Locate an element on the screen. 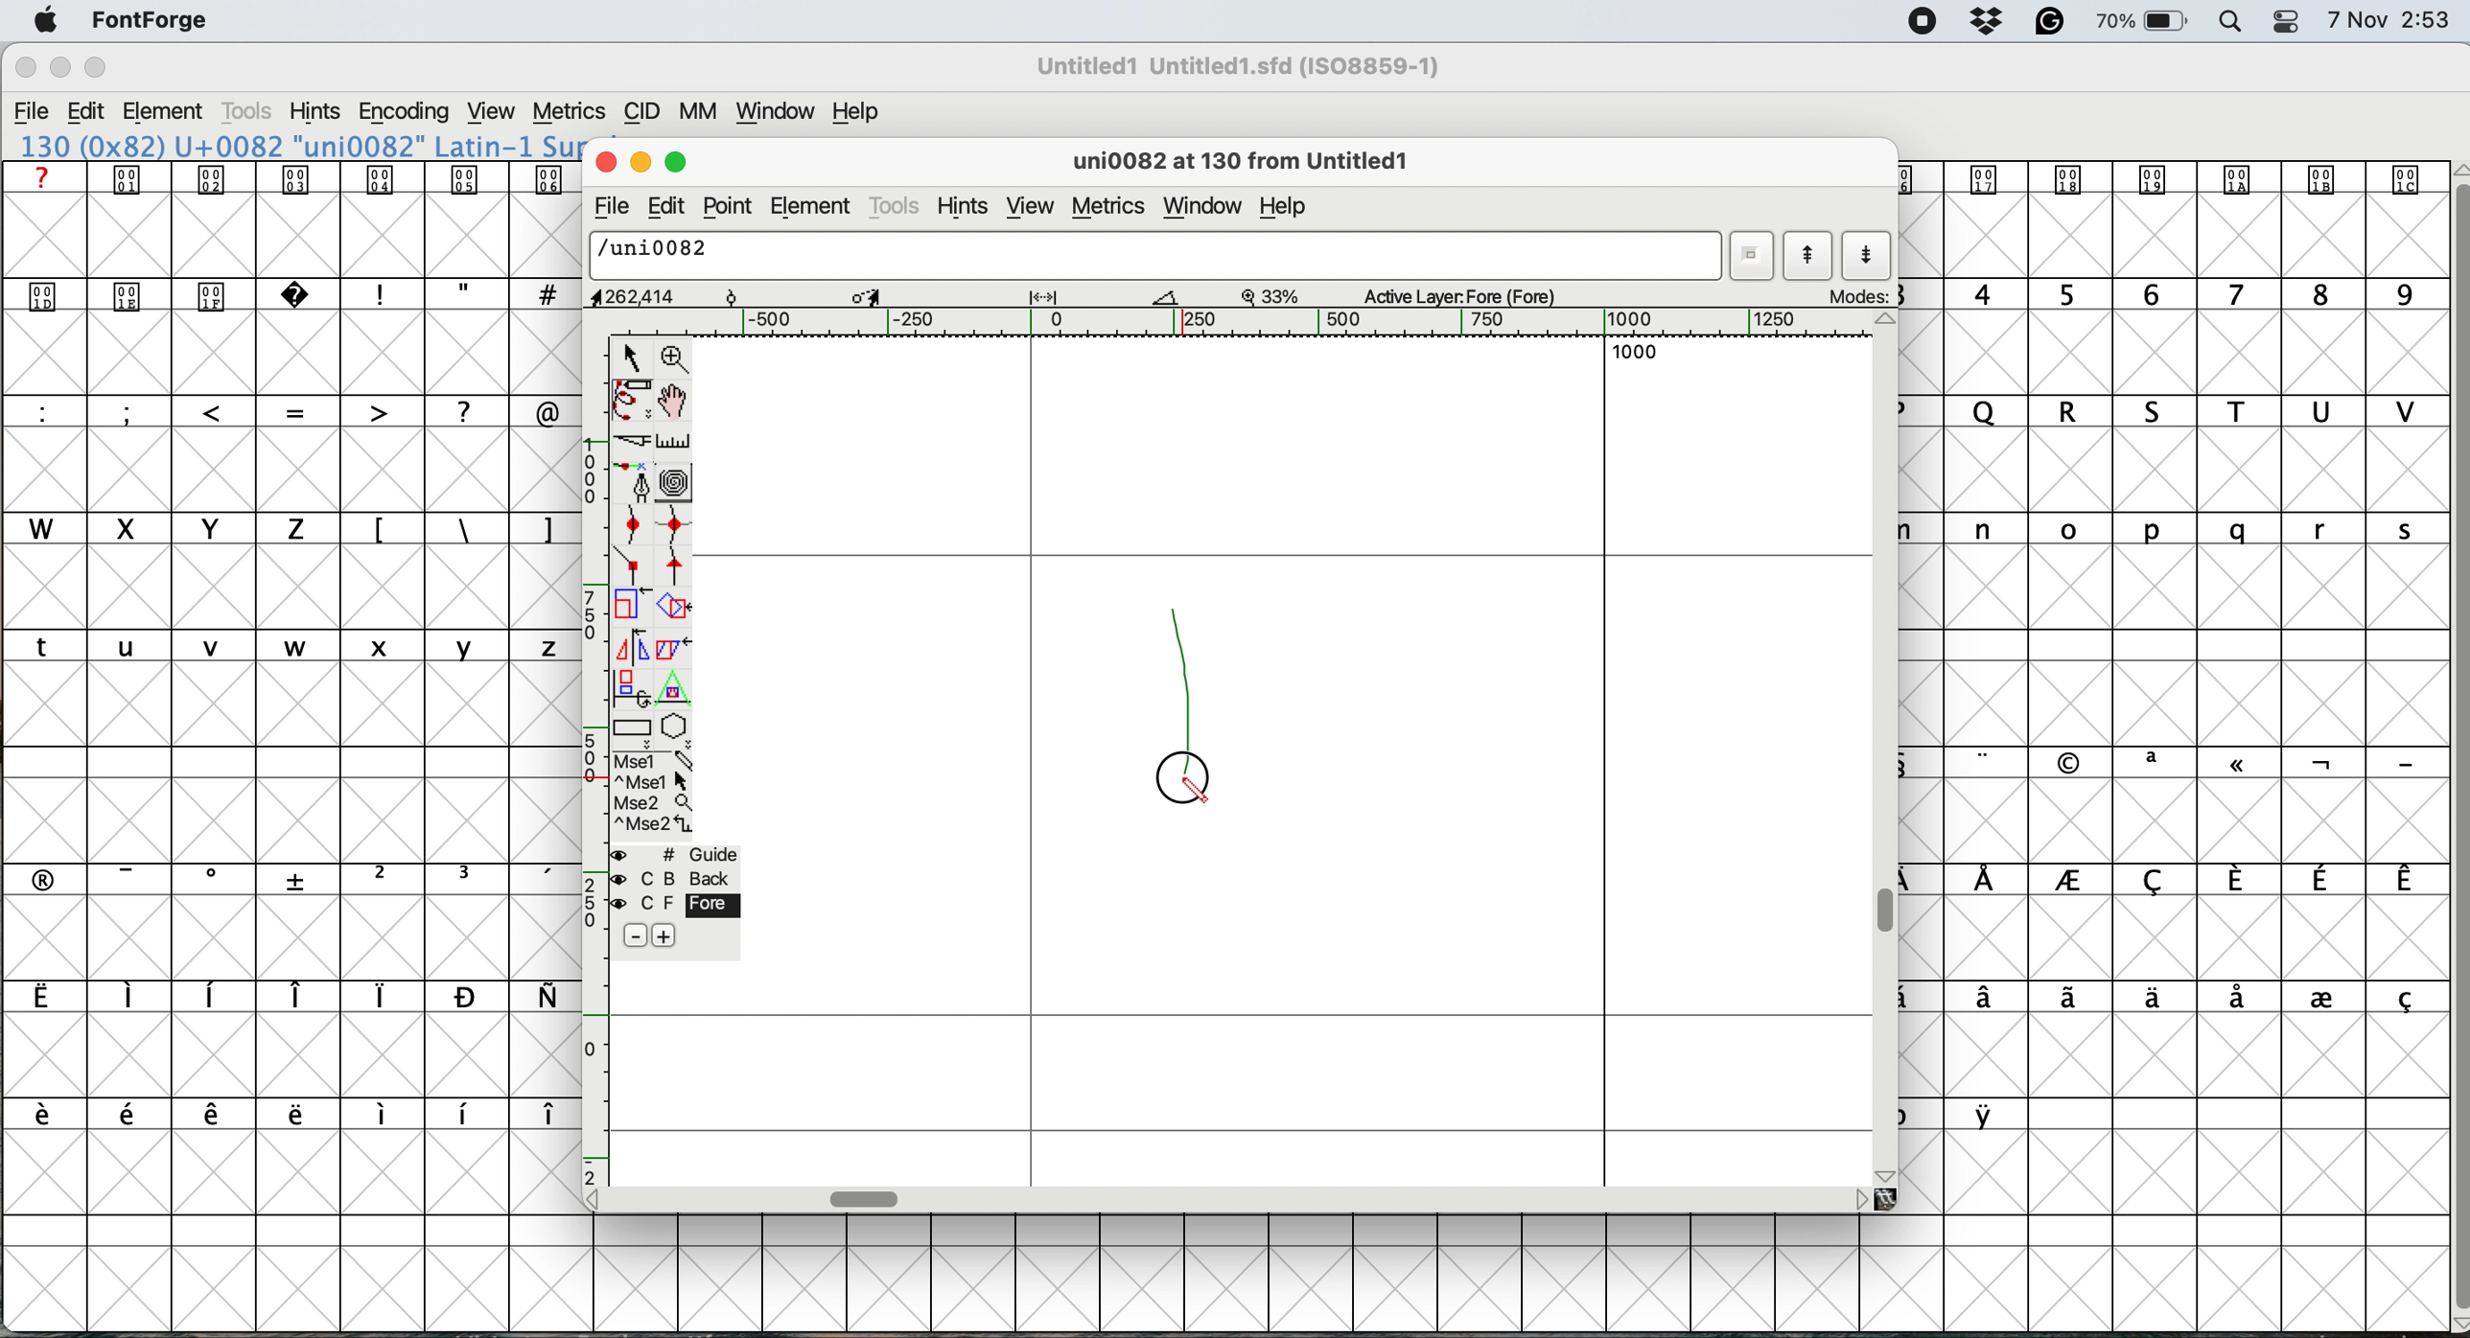  add a curve point is located at coordinates (636, 527).